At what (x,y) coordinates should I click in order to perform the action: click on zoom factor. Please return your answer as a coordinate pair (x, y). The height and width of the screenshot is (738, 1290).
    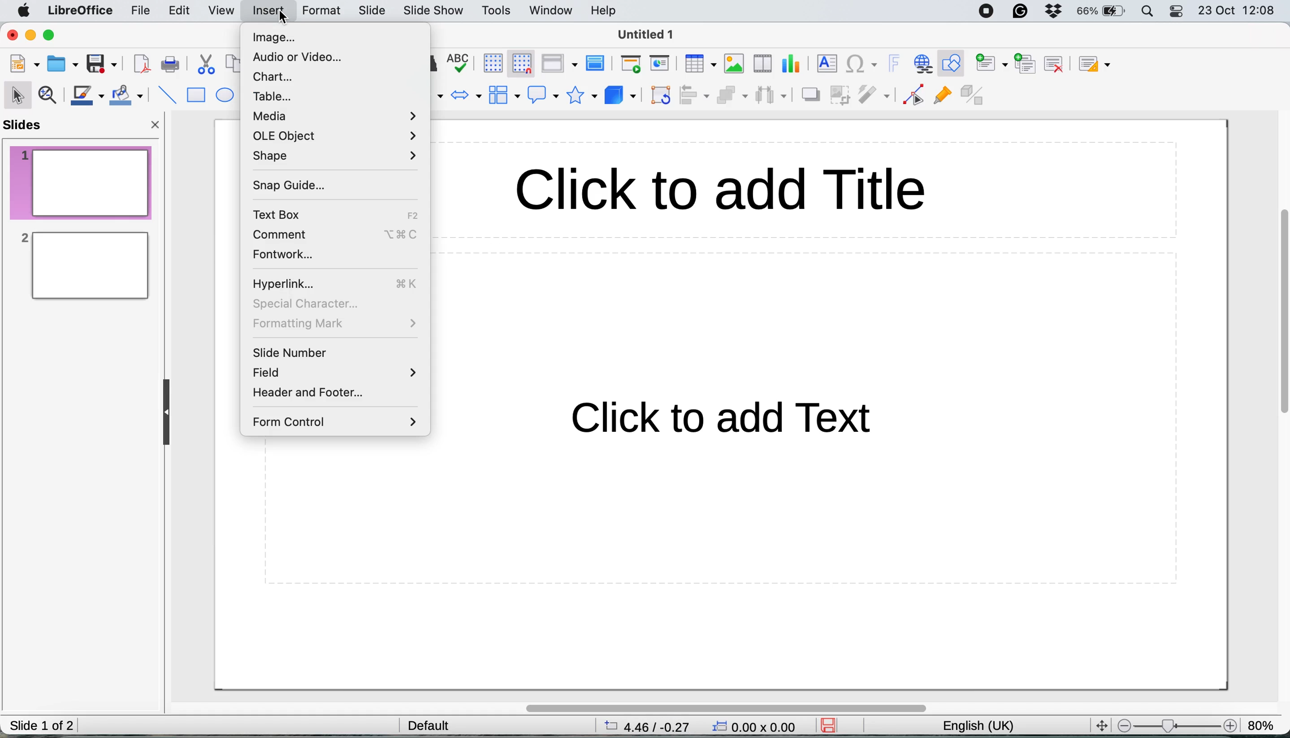
    Looking at the image, I should click on (1176, 725).